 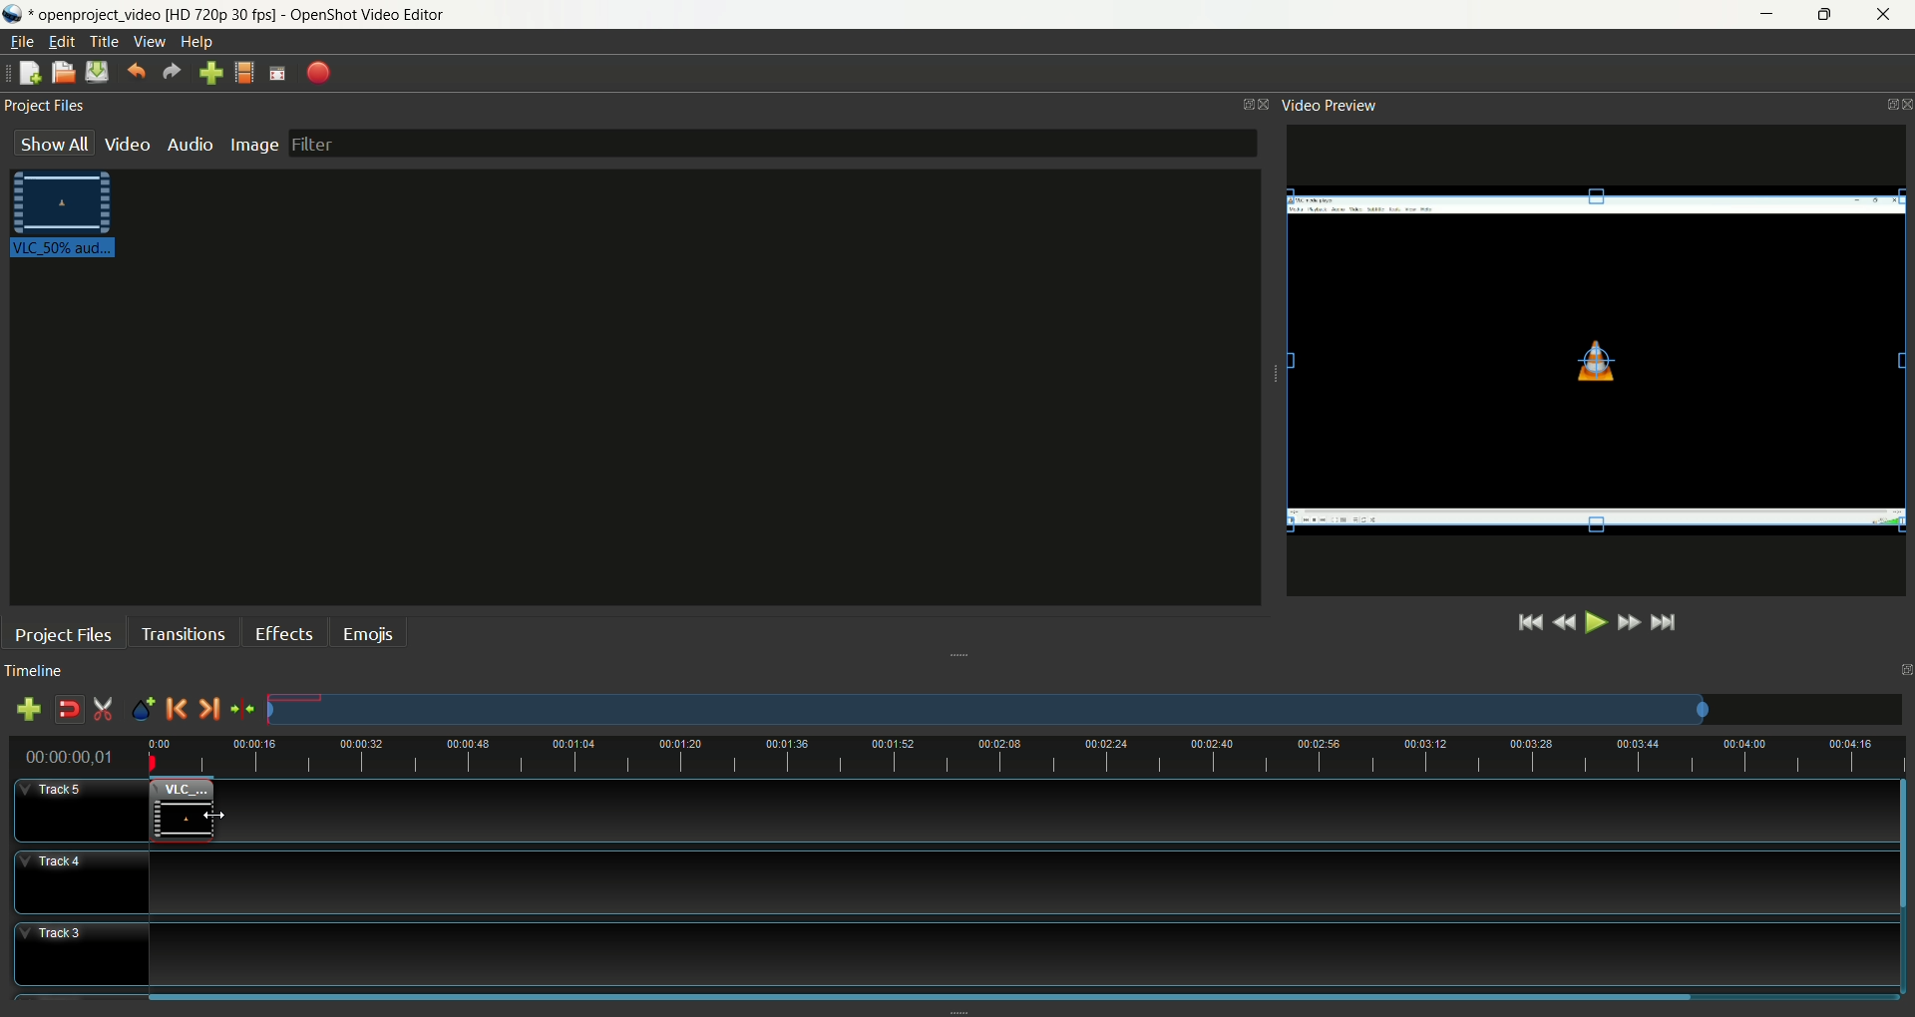 I want to click on video preview, so click(x=1336, y=108).